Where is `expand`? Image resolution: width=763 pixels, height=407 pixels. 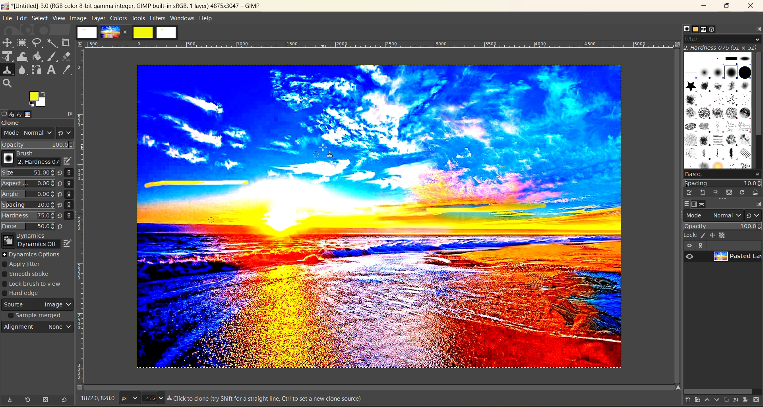 expand is located at coordinates (699, 246).